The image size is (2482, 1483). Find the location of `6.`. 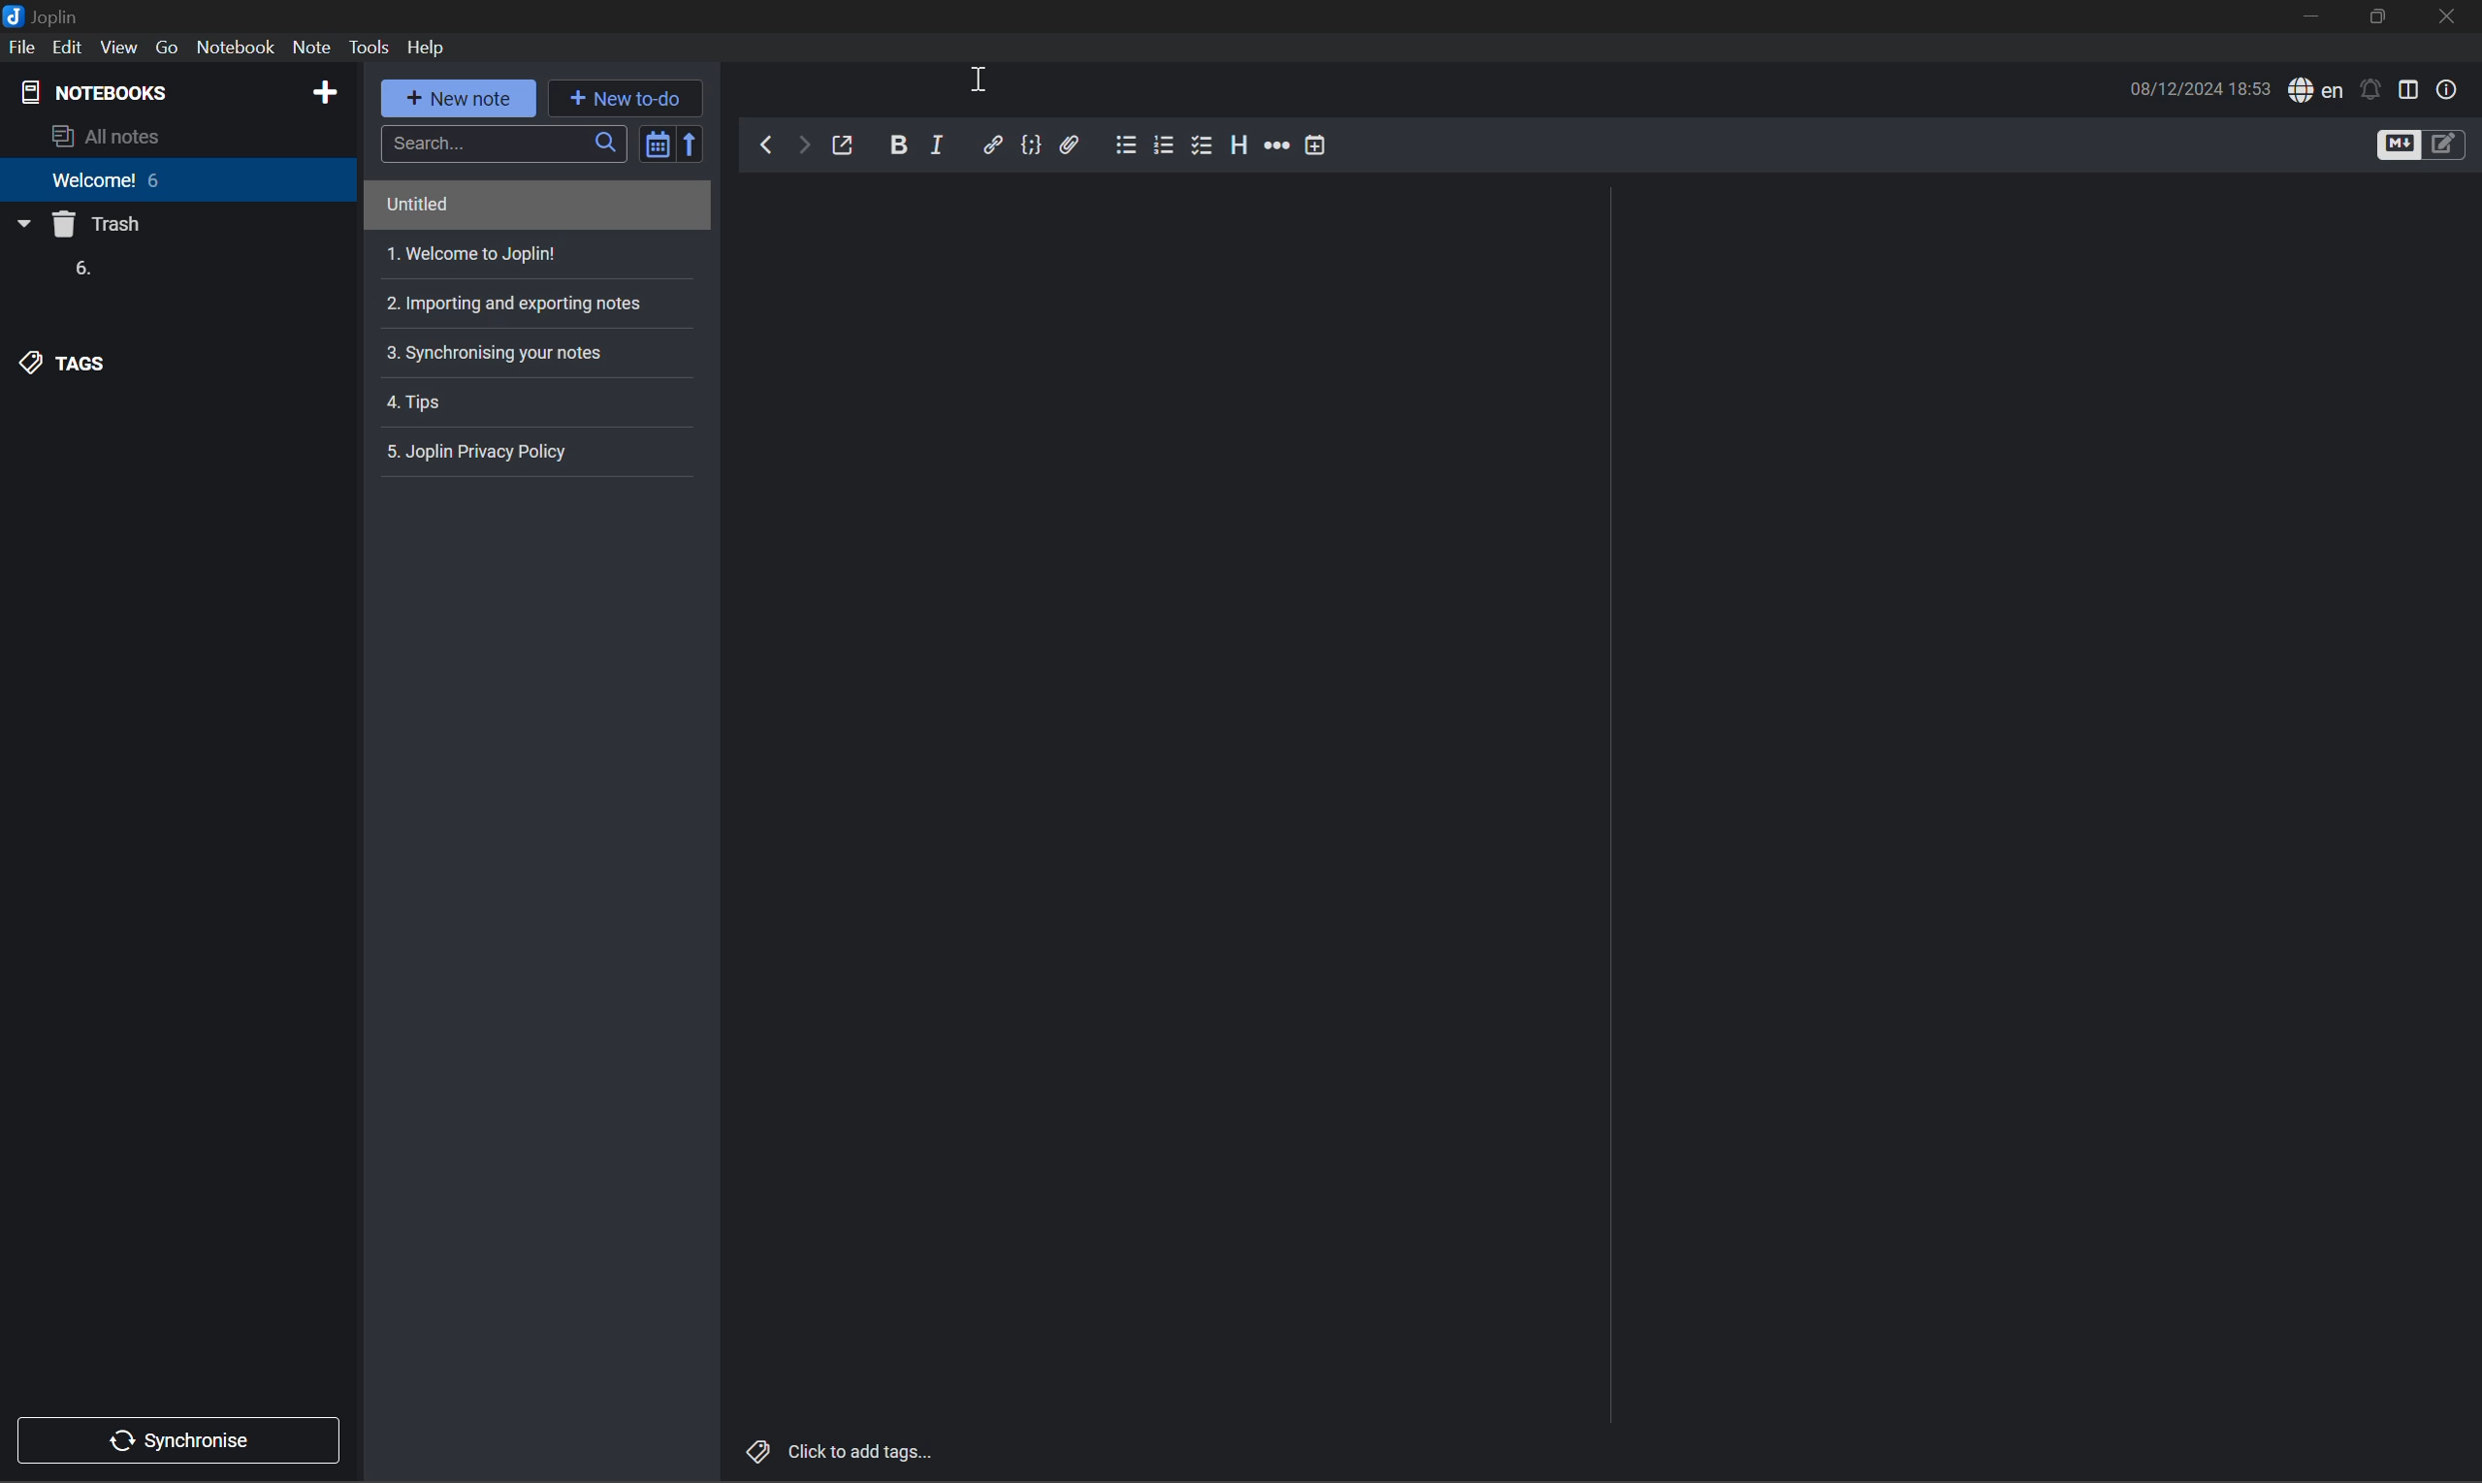

6. is located at coordinates (79, 270).